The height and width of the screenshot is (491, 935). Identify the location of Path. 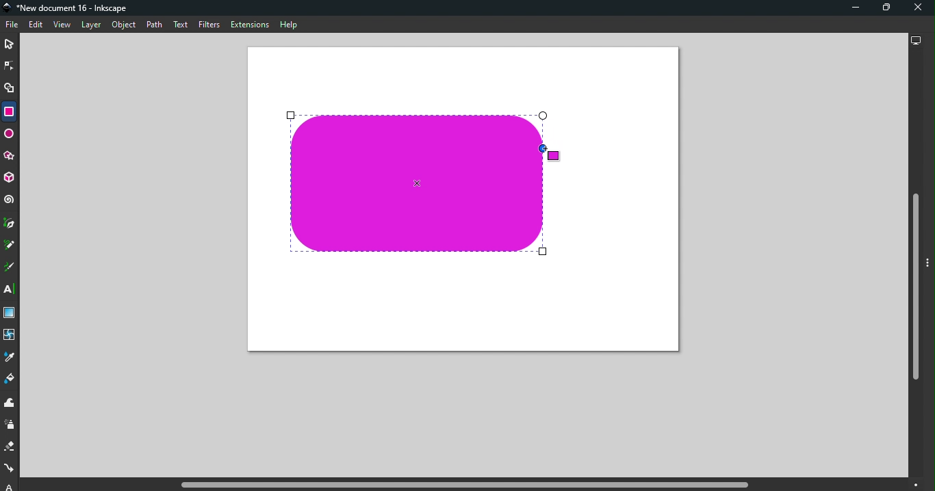
(154, 26).